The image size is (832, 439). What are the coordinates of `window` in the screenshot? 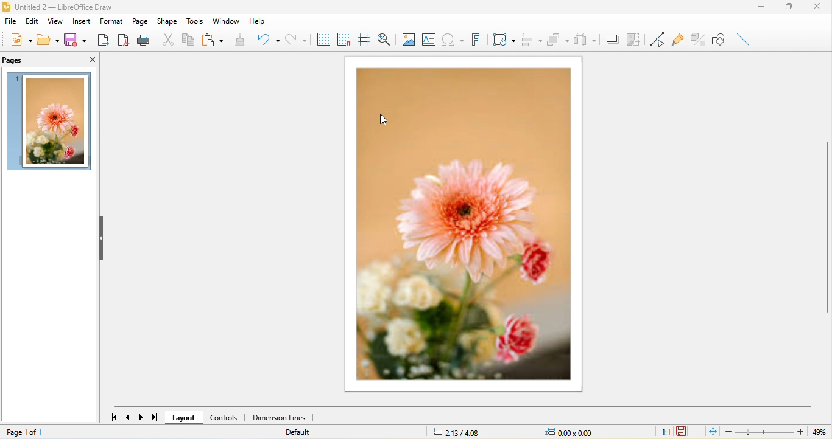 It's located at (228, 21).